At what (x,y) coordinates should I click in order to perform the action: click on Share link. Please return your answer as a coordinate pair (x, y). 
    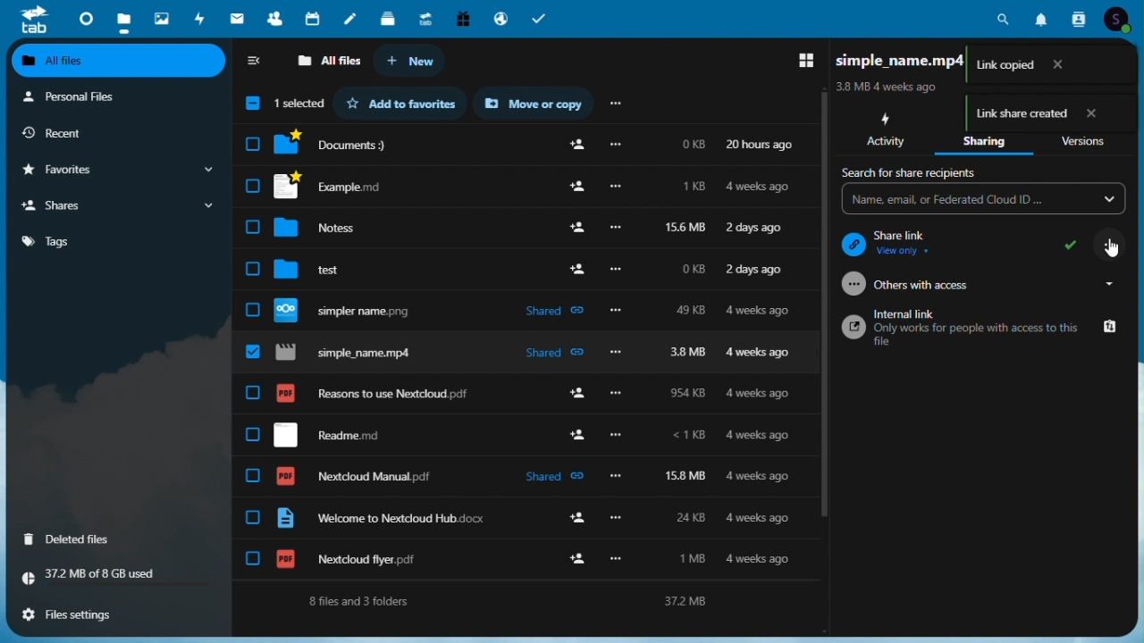
    Looking at the image, I should click on (983, 244).